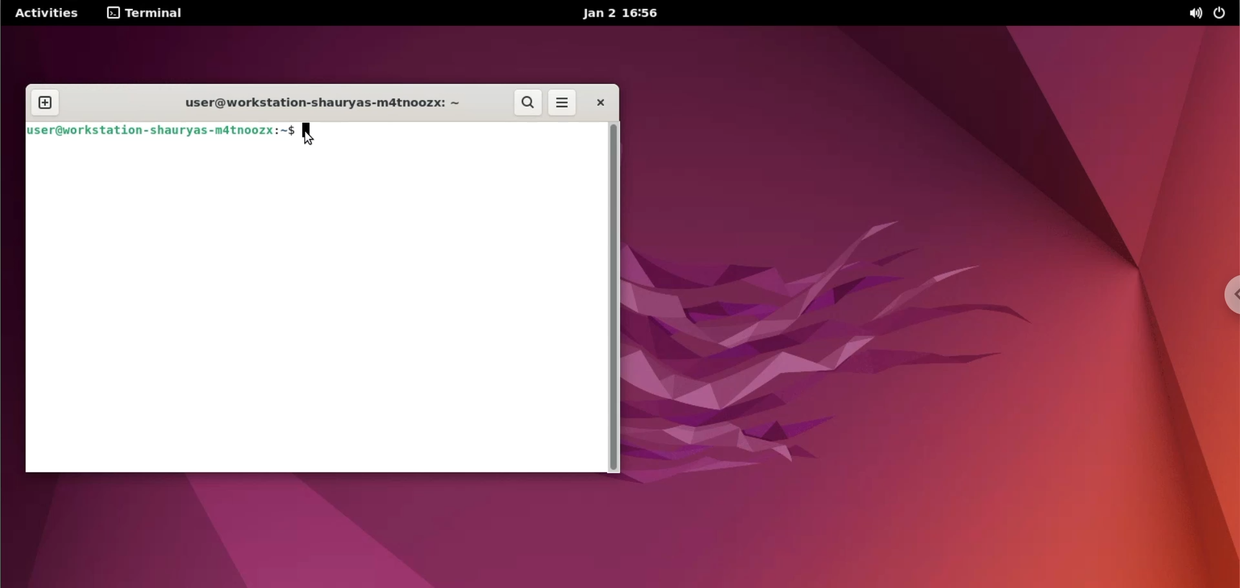 This screenshot has height=588, width=1240. What do you see at coordinates (1226, 300) in the screenshot?
I see `chrome options` at bounding box center [1226, 300].